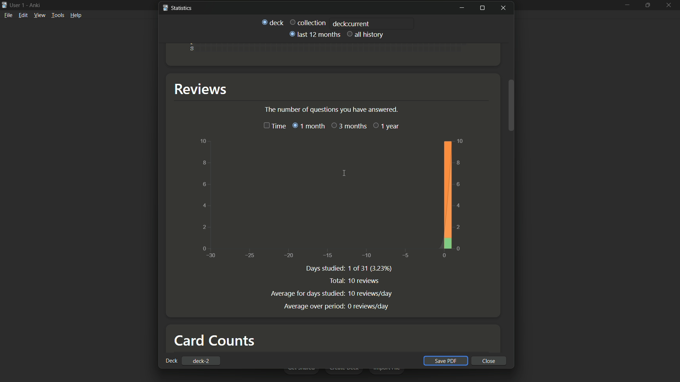 This screenshot has height=382, width=680. I want to click on 1 year, so click(386, 126).